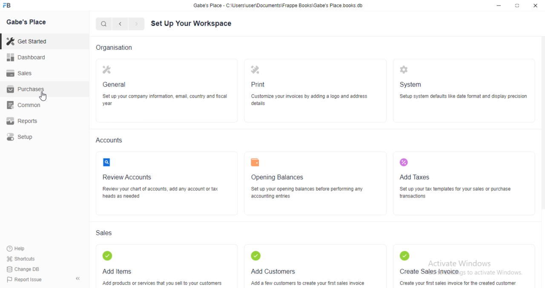 The width and height of the screenshot is (545, 288). Describe the element at coordinates (456, 281) in the screenshot. I see `Create your first sales invoice for the customer.` at that location.